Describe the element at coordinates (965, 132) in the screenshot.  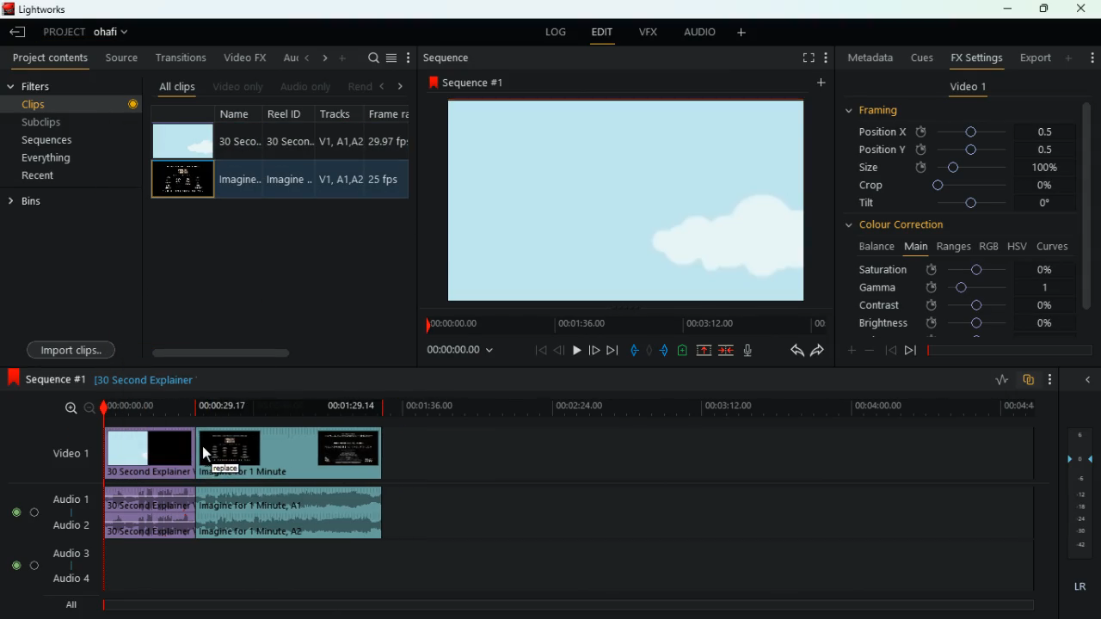
I see `position x` at that location.